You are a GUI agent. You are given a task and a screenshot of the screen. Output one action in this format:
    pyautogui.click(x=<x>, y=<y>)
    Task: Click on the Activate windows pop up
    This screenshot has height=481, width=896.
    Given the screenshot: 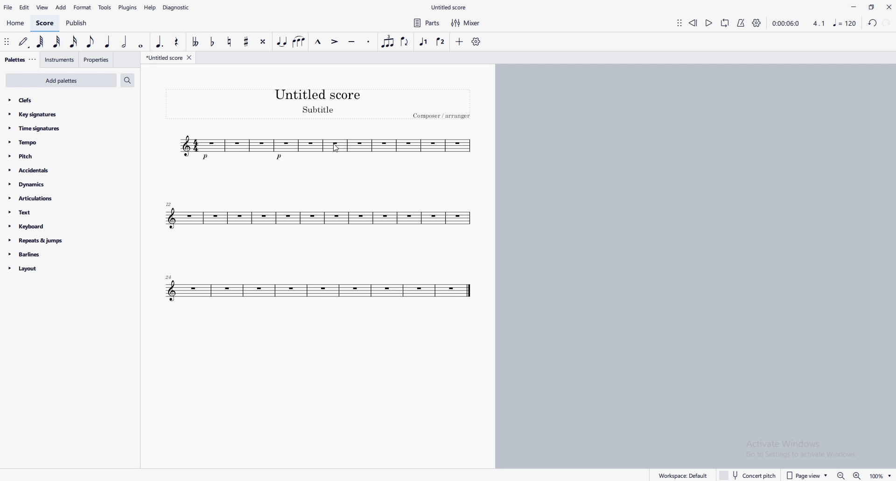 What is the action you would take?
    pyautogui.click(x=808, y=451)
    